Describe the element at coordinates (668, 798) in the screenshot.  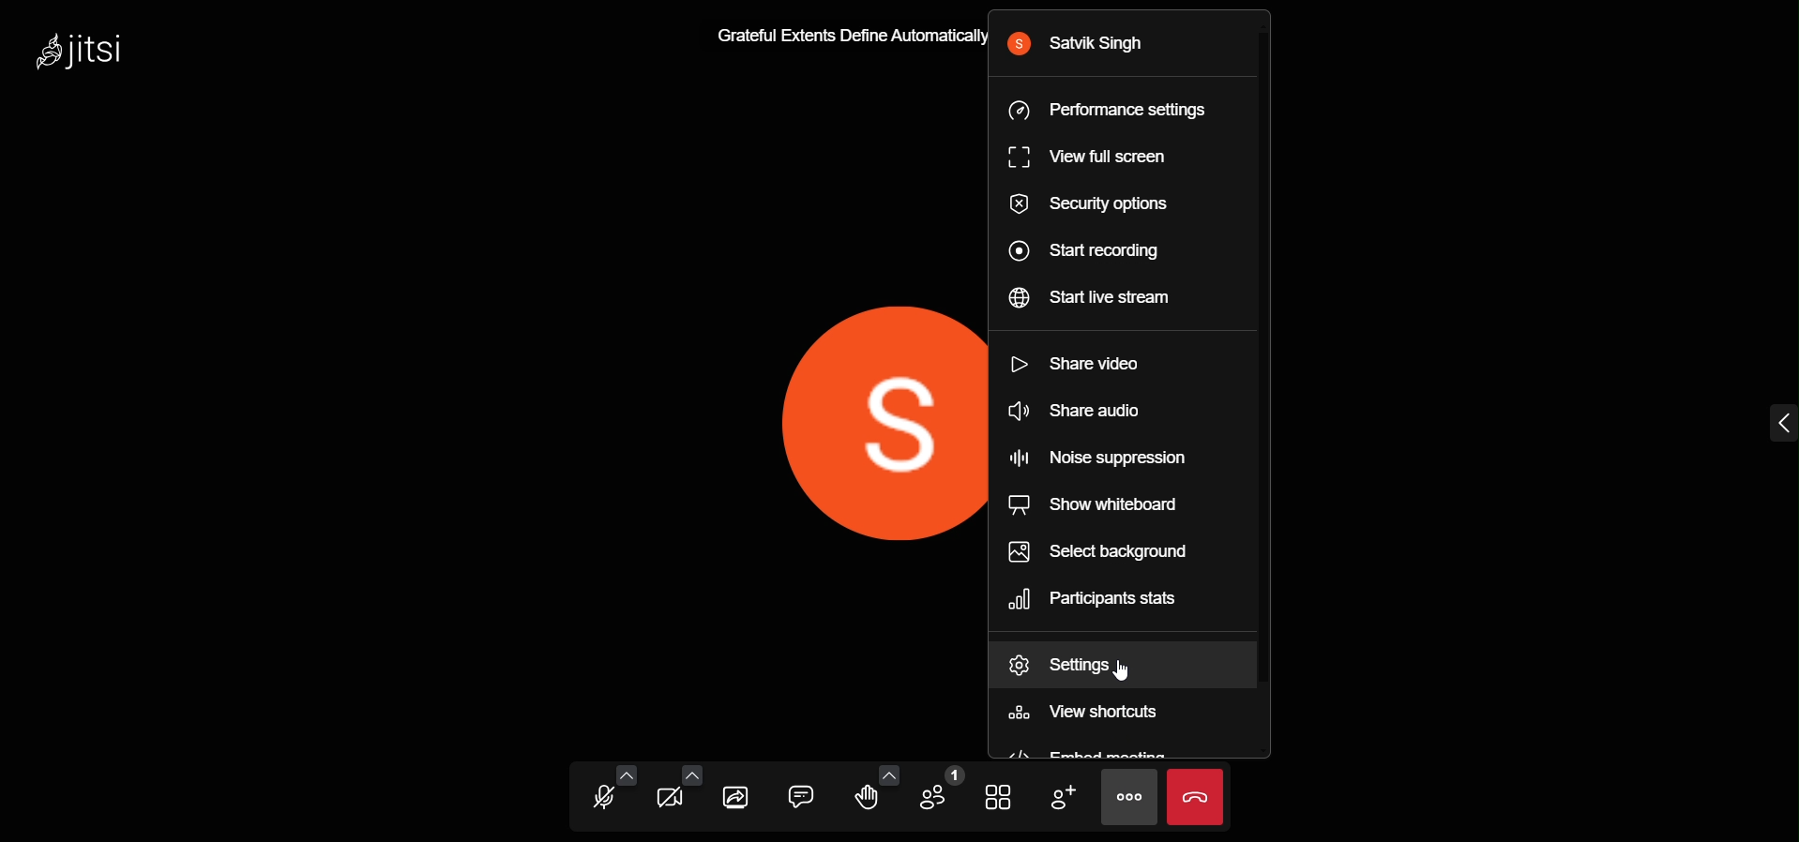
I see `video` at that location.